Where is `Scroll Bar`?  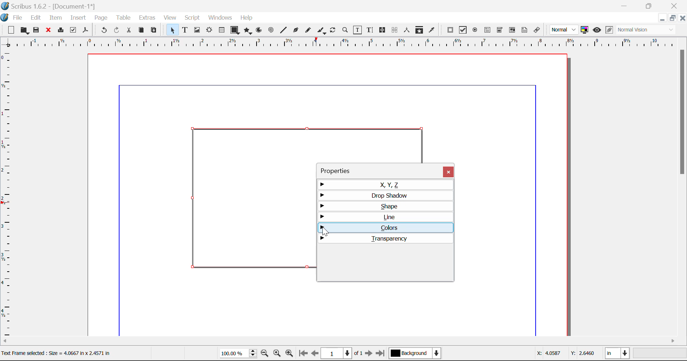 Scroll Bar is located at coordinates (344, 341).